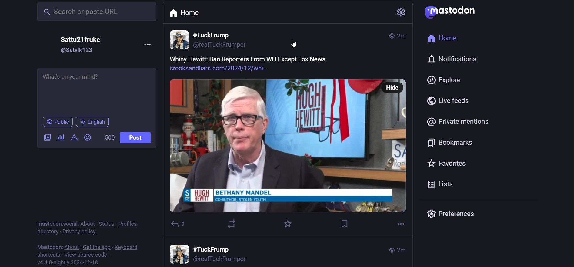 Image resolution: width=574 pixels, height=267 pixels. I want to click on favorite, so click(445, 164).